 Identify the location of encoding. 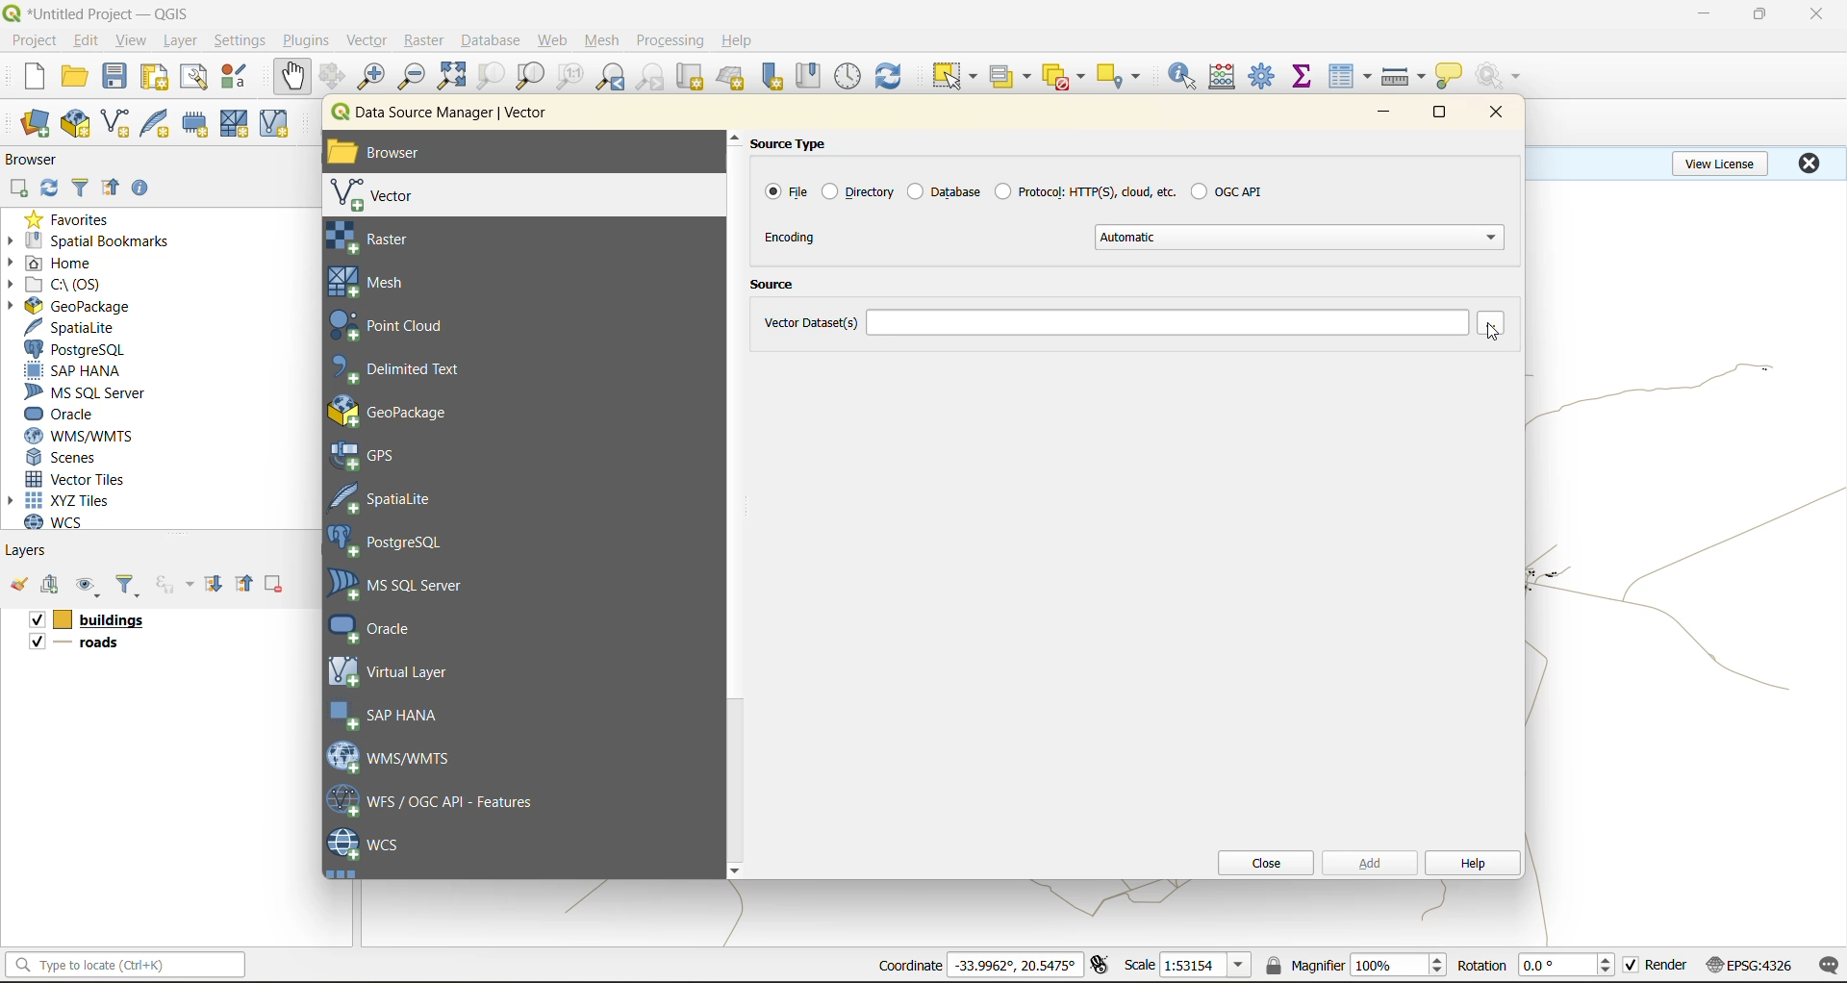
(793, 237).